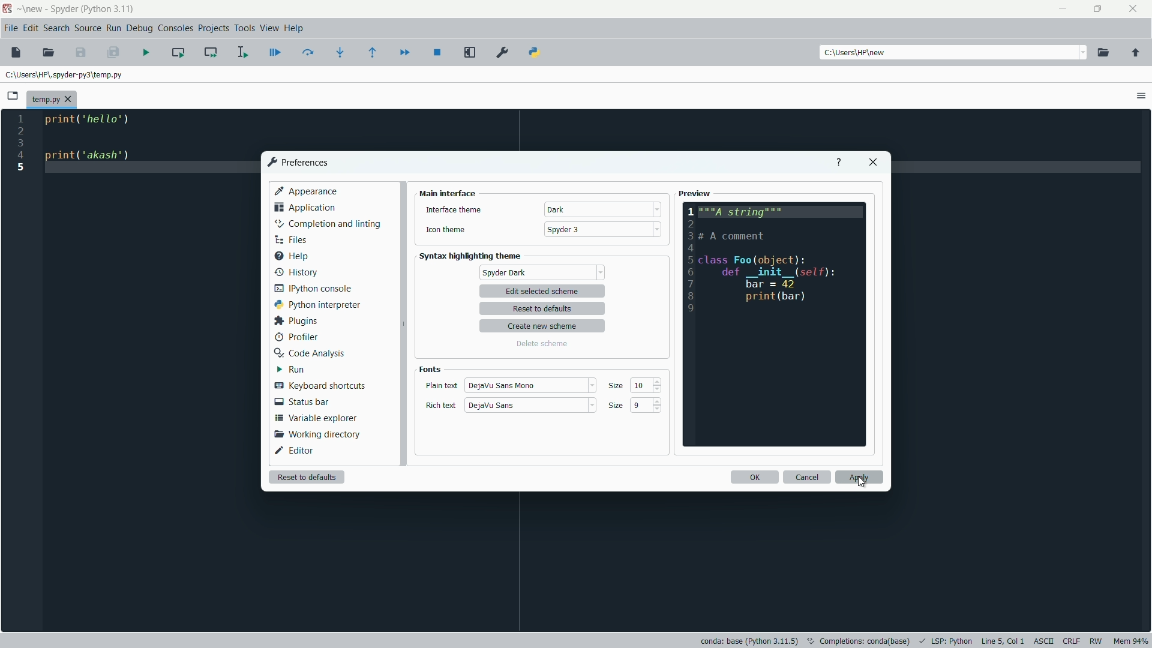 The width and height of the screenshot is (1152, 648). I want to click on editor, so click(296, 450).